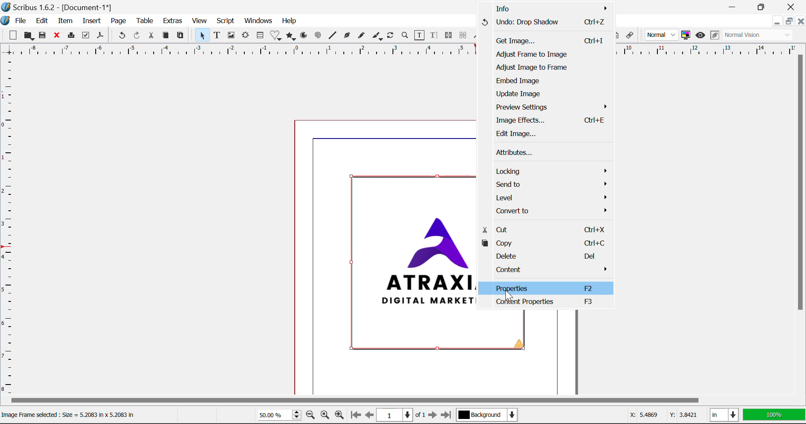 The width and height of the screenshot is (806, 424). Describe the element at coordinates (43, 37) in the screenshot. I see `Save` at that location.